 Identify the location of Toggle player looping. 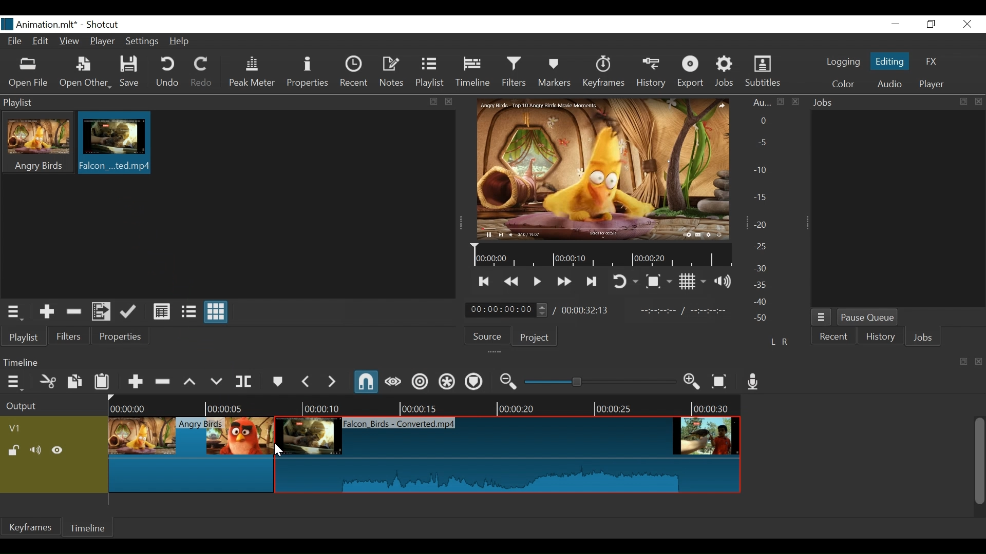
(624, 283).